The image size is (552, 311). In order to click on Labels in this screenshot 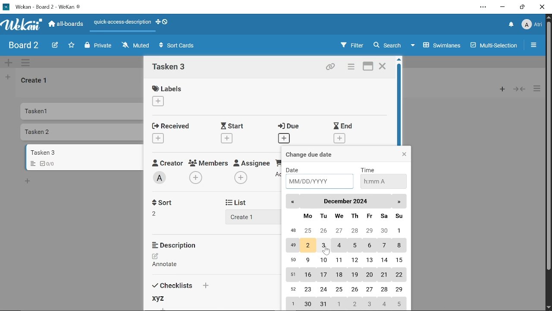, I will do `click(169, 88)`.